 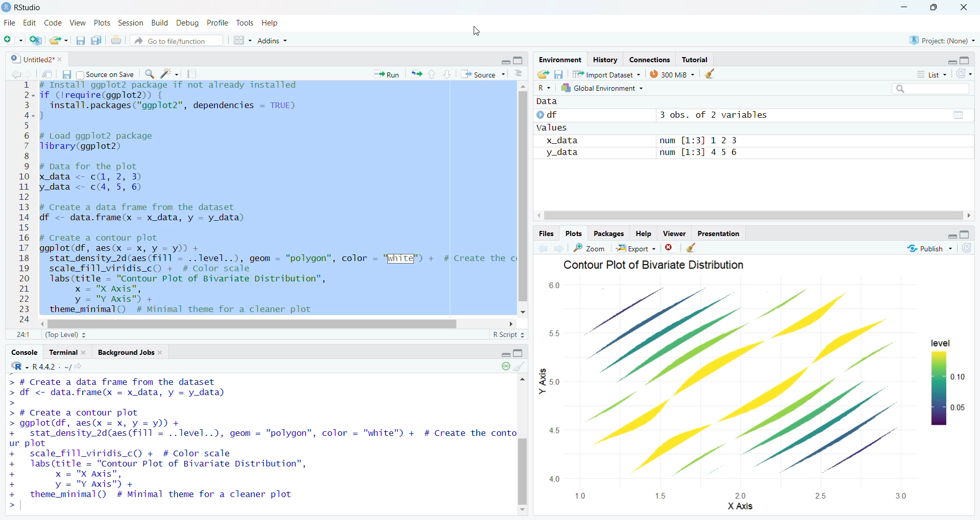 What do you see at coordinates (22, 8) in the screenshot?
I see ` Rstudio` at bounding box center [22, 8].